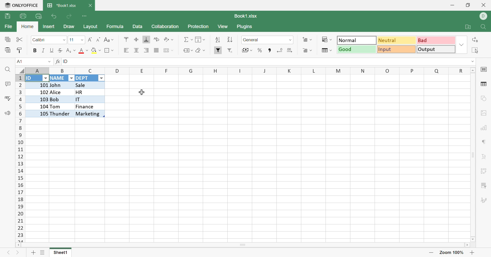  What do you see at coordinates (108, 50) in the screenshot?
I see `Borders` at bounding box center [108, 50].